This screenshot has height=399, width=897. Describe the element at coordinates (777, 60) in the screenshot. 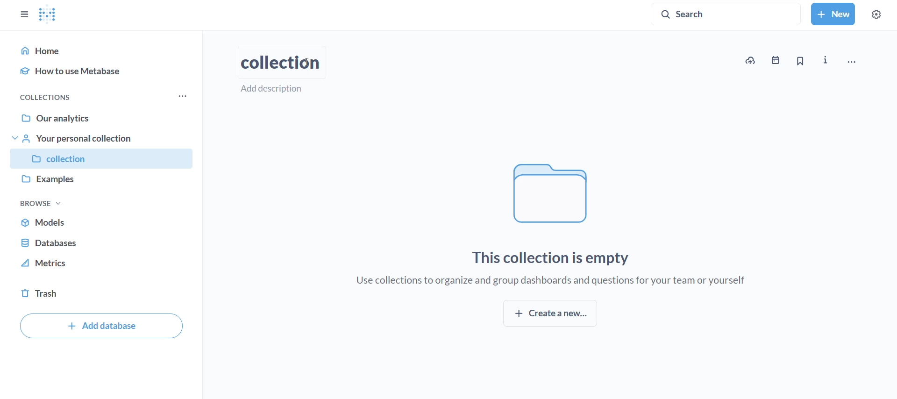

I see `events` at that location.